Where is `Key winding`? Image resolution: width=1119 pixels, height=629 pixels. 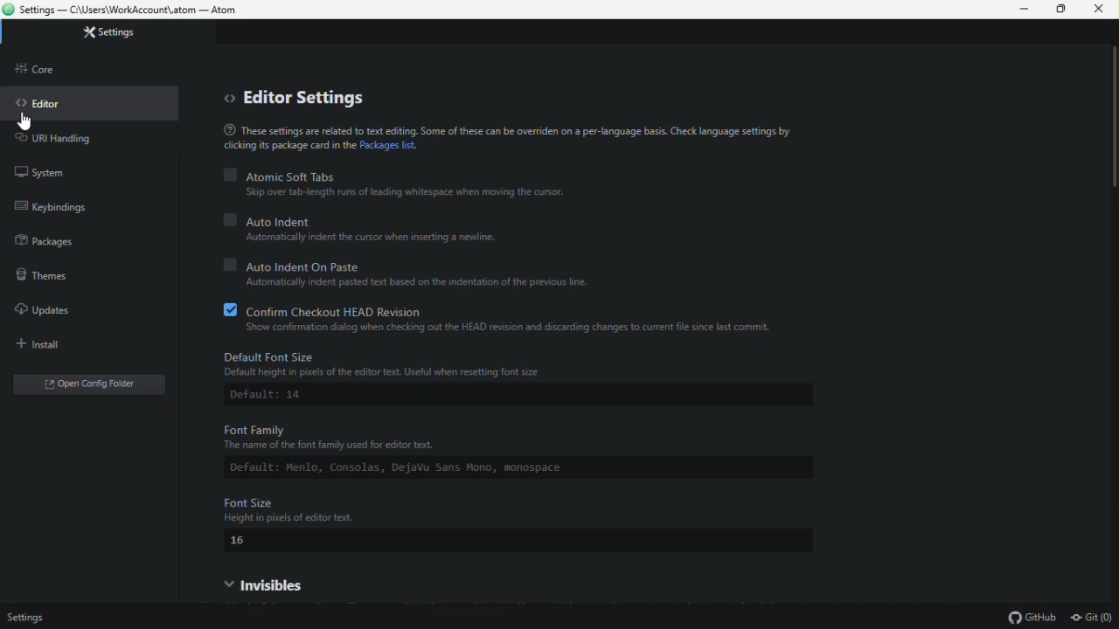 Key winding is located at coordinates (63, 210).